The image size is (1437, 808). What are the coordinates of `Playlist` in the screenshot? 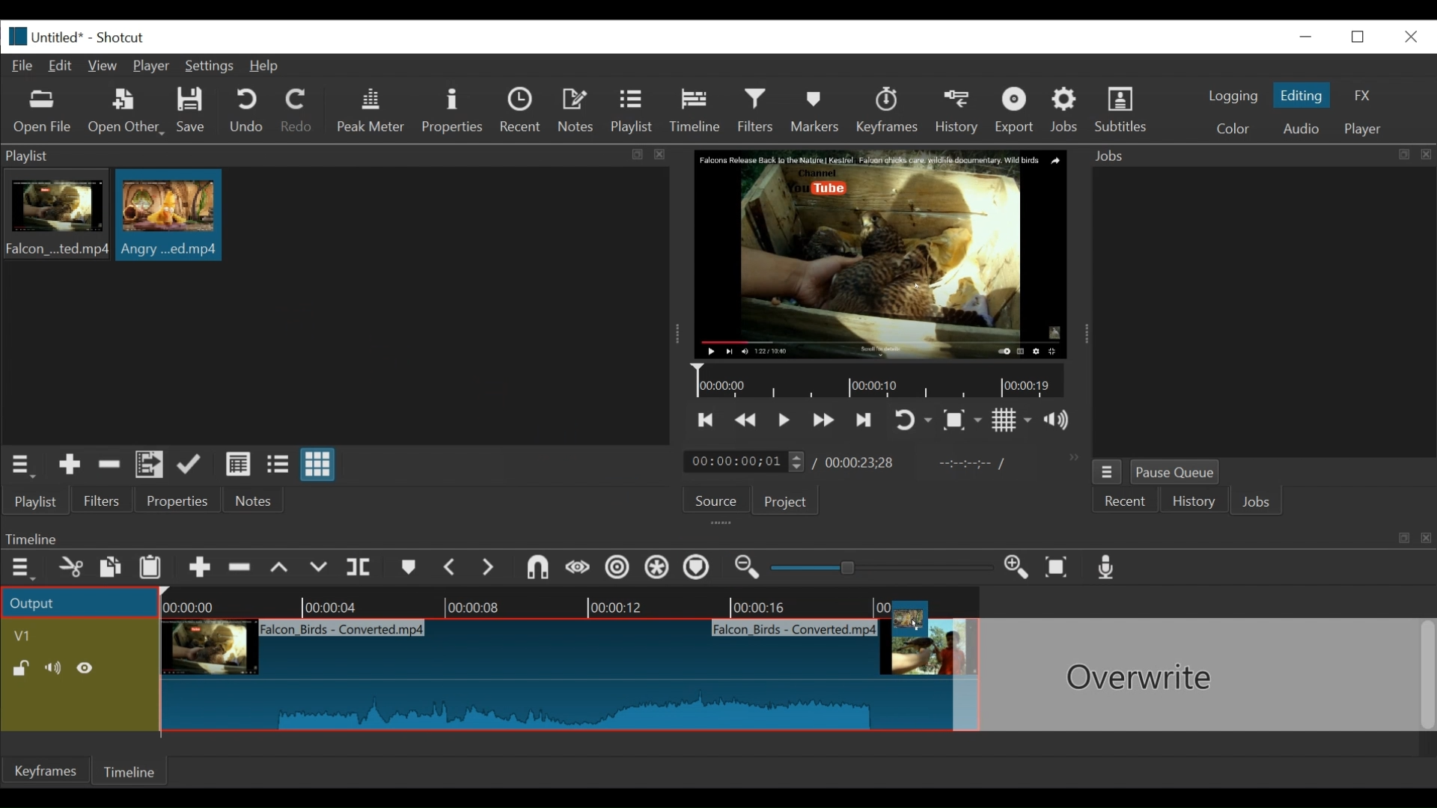 It's located at (632, 112).